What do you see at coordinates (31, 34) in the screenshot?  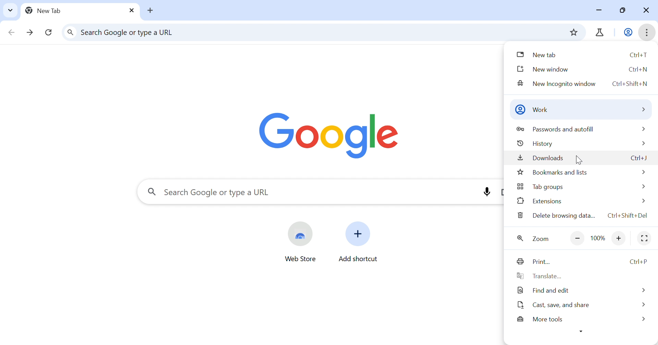 I see `Forward` at bounding box center [31, 34].